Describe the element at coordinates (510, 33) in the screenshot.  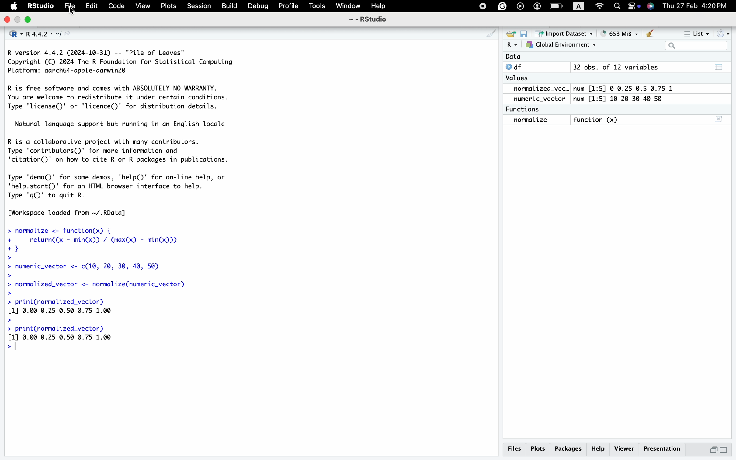
I see `Open` at that location.